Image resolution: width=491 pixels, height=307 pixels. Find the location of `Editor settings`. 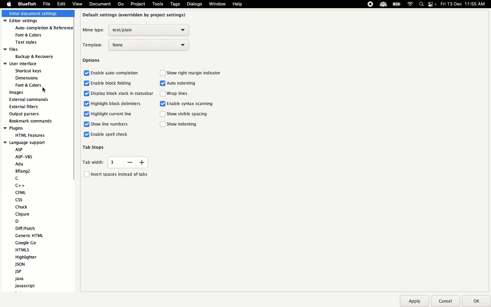

Editor settings is located at coordinates (37, 21).